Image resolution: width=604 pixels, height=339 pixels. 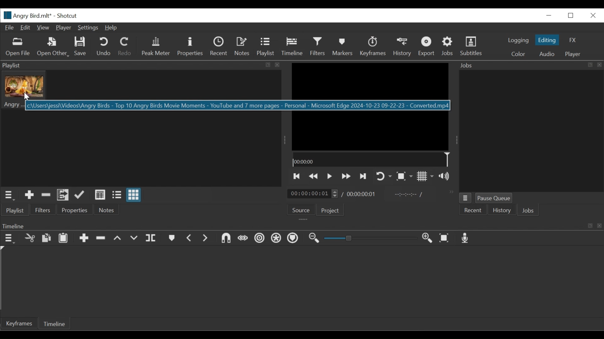 I want to click on Pause Queue, so click(x=494, y=198).